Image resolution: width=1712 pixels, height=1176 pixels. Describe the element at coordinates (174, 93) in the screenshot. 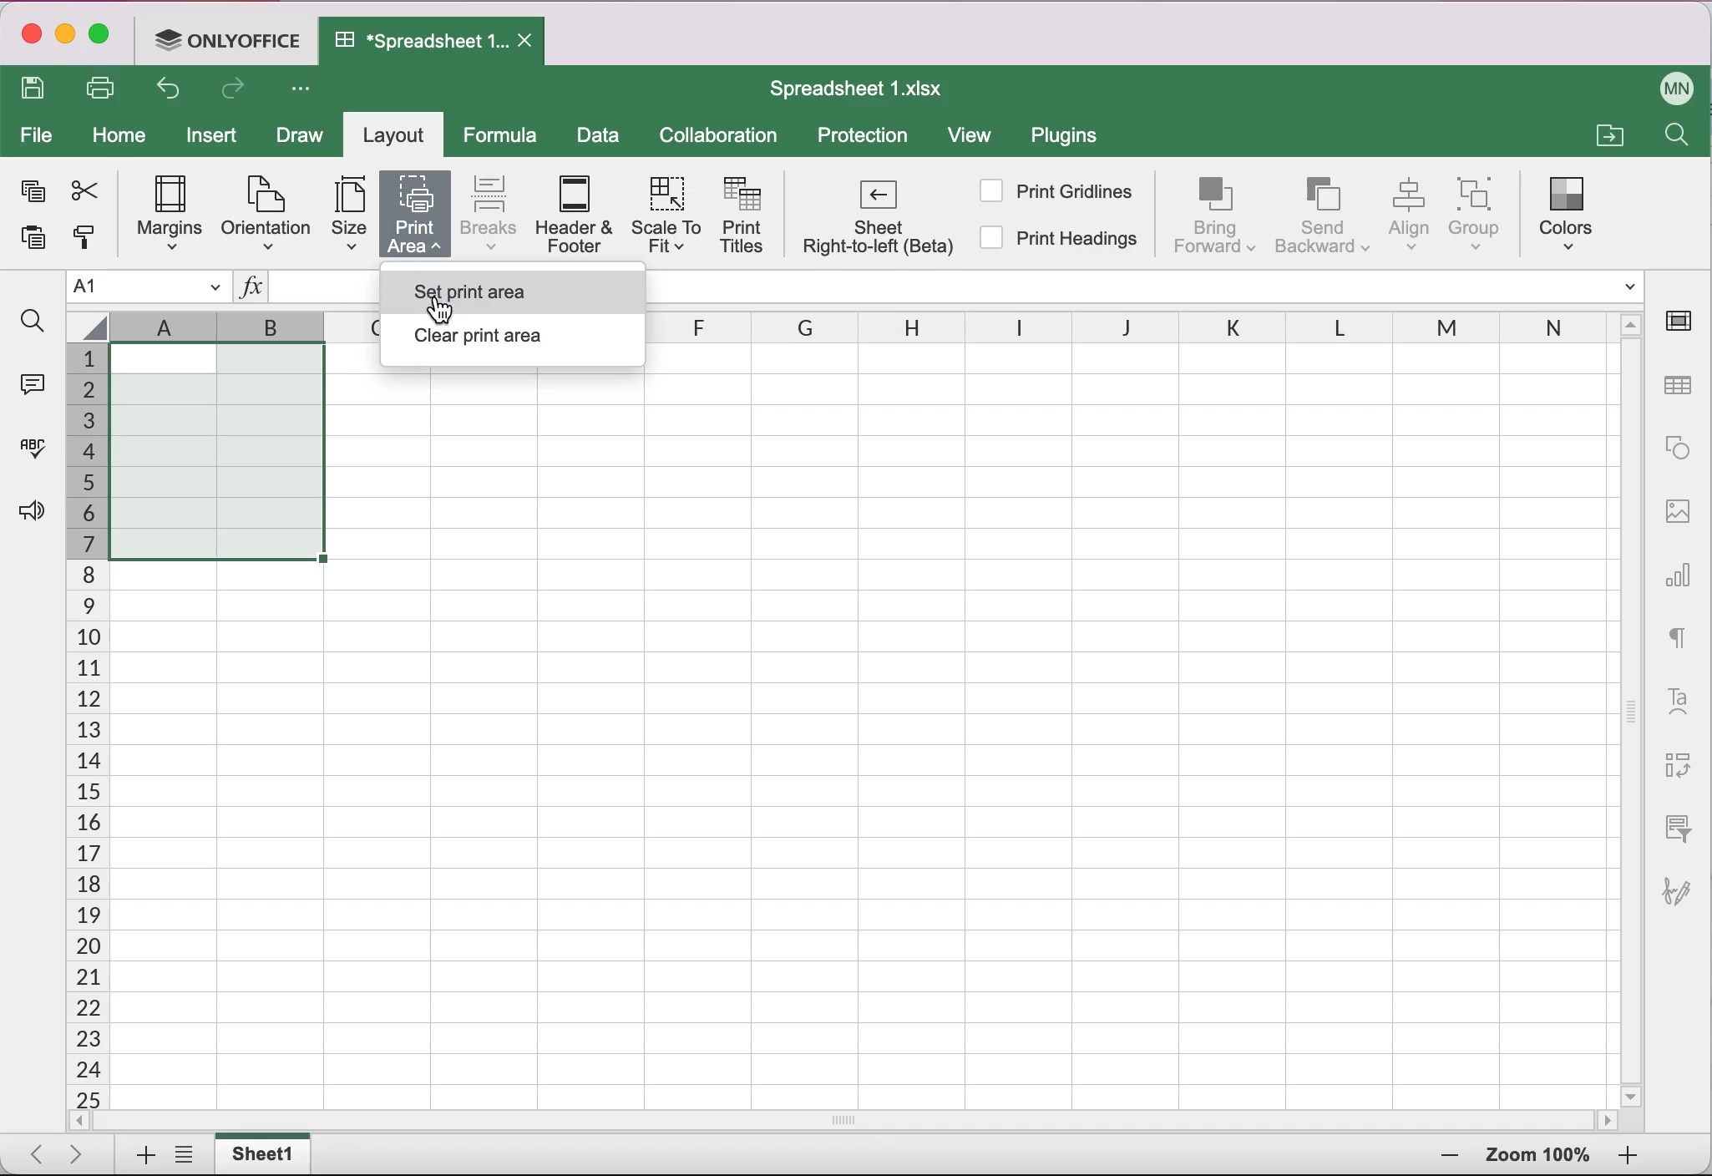

I see `undo` at that location.